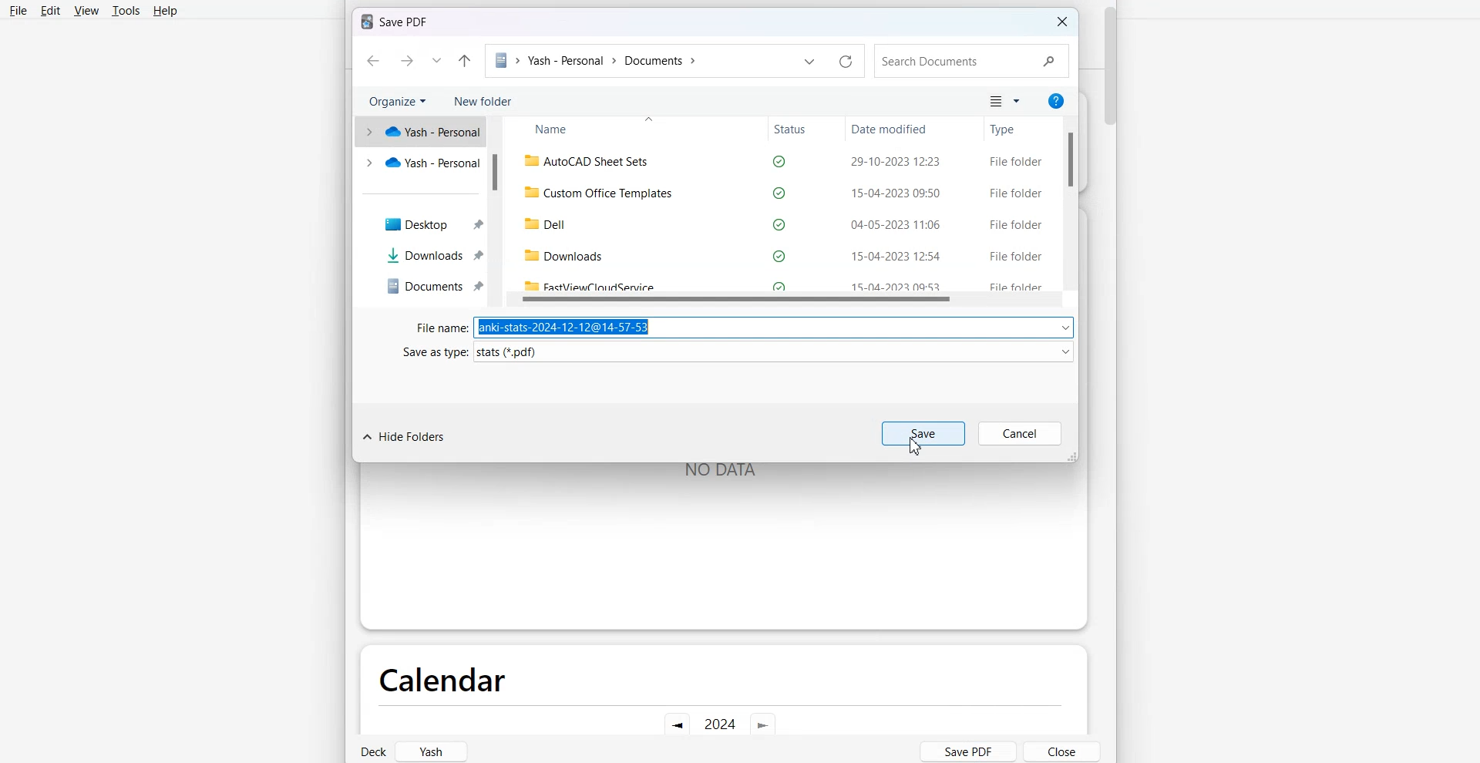  Describe the element at coordinates (781, 160) in the screenshot. I see `autocad sheet sets` at that location.